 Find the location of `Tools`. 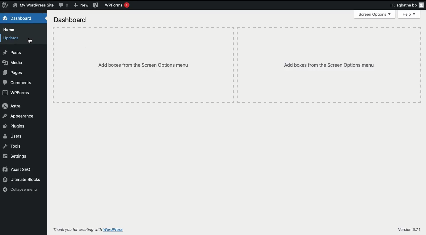

Tools is located at coordinates (13, 146).